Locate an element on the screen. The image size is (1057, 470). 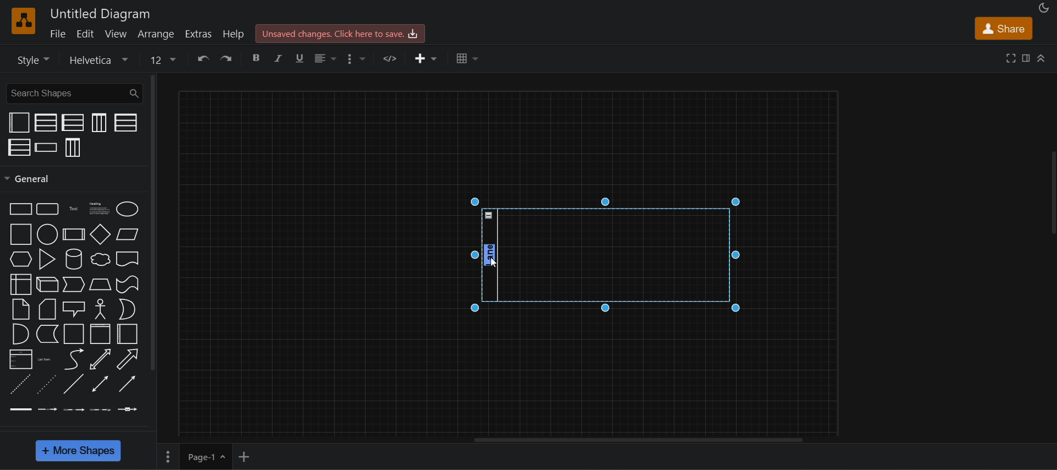
callout is located at coordinates (74, 309).